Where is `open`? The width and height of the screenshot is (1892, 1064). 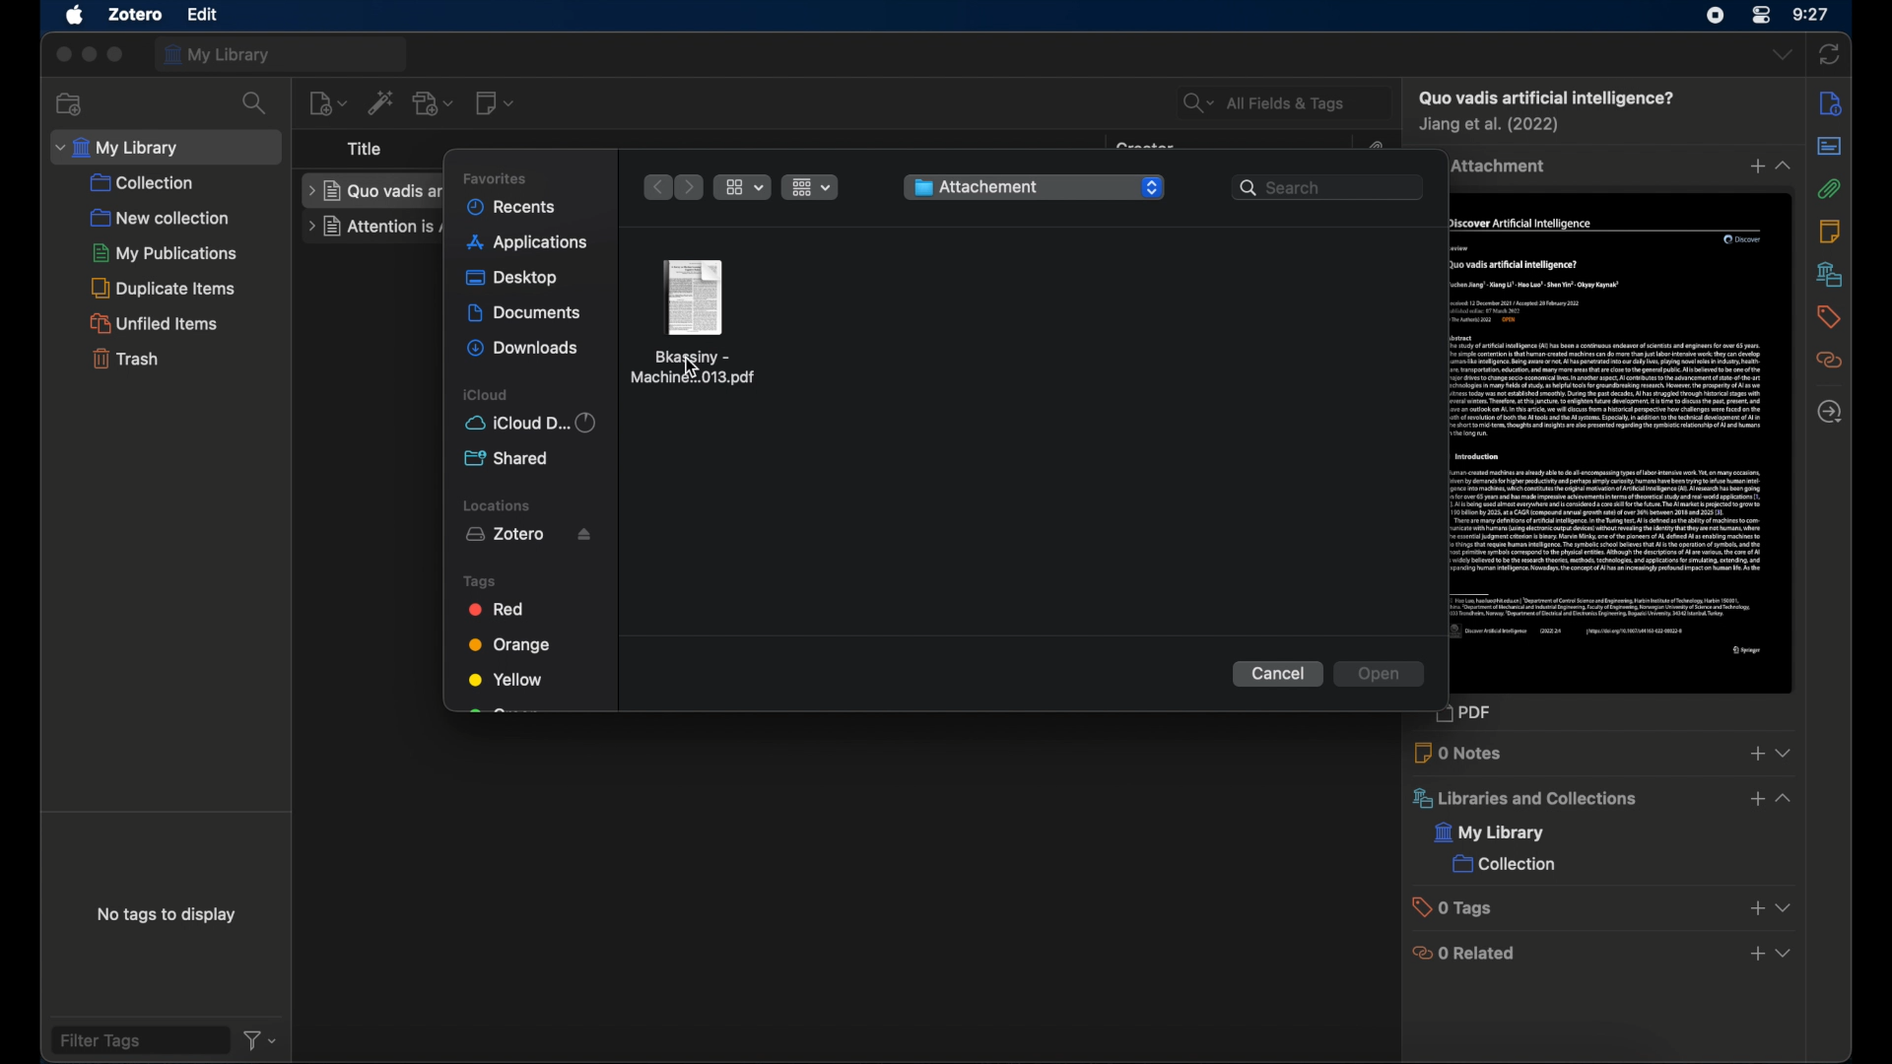 open is located at coordinates (1380, 675).